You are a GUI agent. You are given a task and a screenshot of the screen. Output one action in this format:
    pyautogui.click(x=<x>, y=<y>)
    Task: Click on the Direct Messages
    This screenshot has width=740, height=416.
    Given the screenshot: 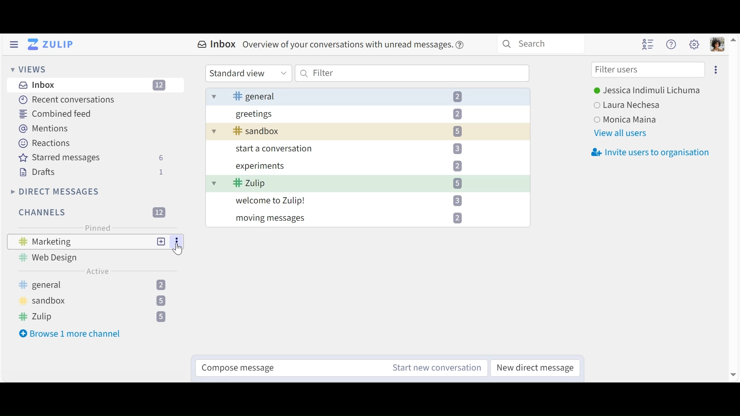 What is the action you would take?
    pyautogui.click(x=54, y=191)
    